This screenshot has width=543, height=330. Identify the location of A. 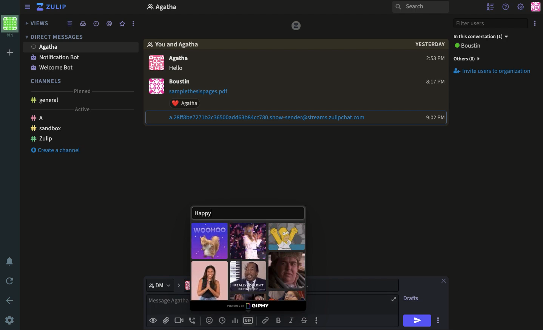
(39, 118).